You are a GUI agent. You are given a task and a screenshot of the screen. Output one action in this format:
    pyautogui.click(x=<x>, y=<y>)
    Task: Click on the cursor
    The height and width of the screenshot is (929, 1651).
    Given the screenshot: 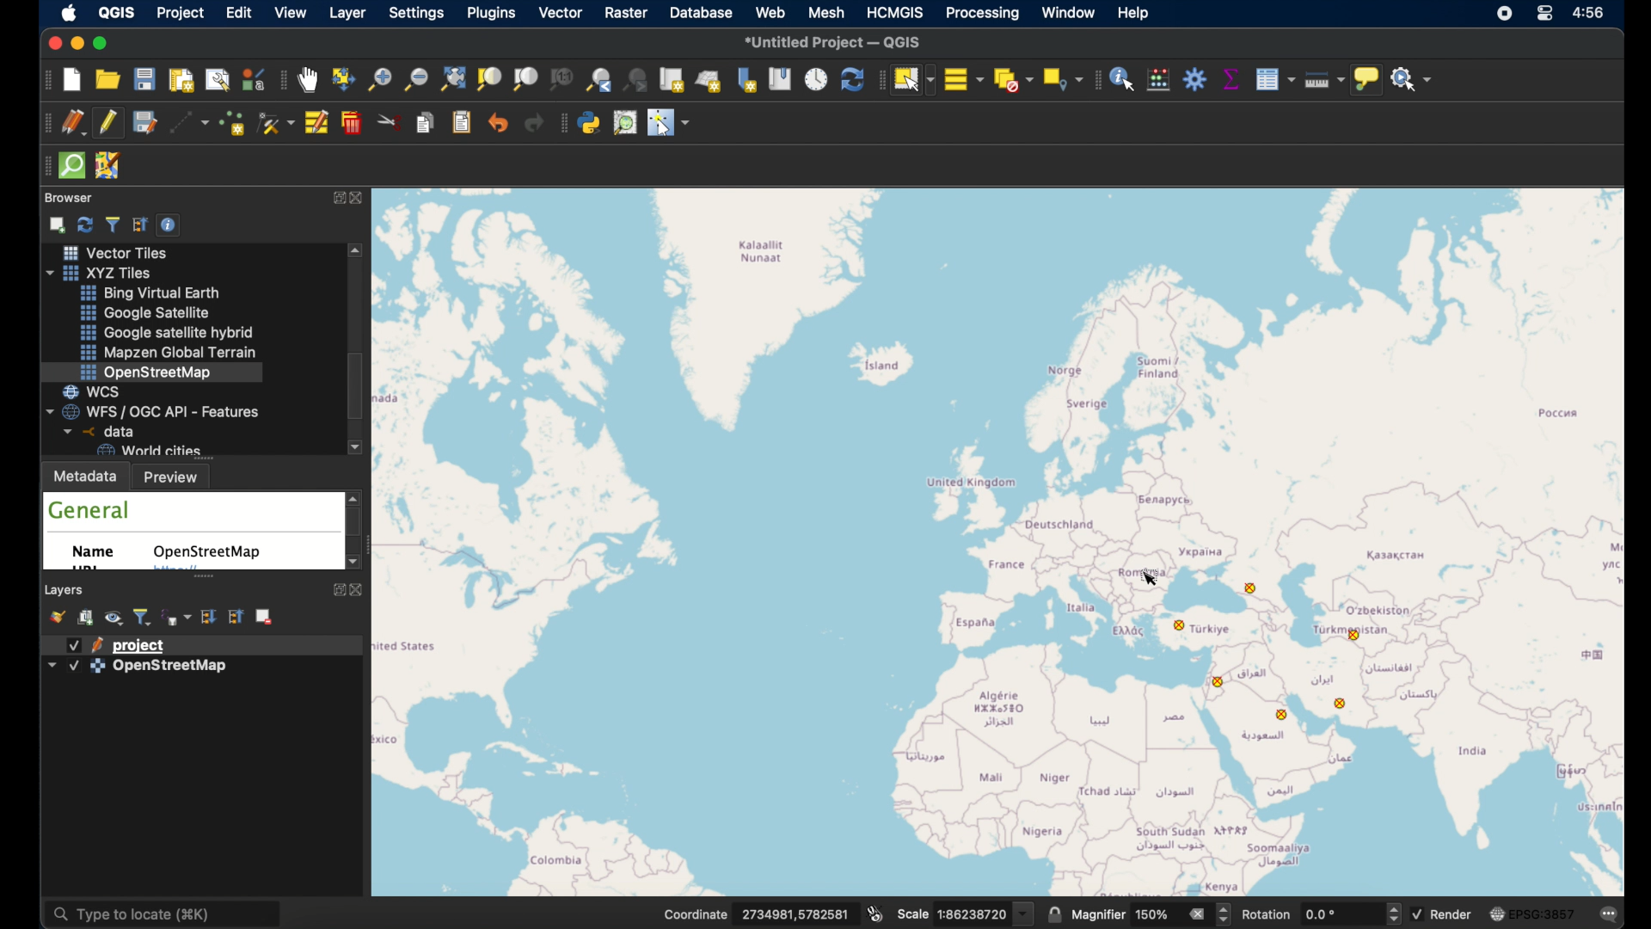 What is the action you would take?
    pyautogui.click(x=1157, y=578)
    